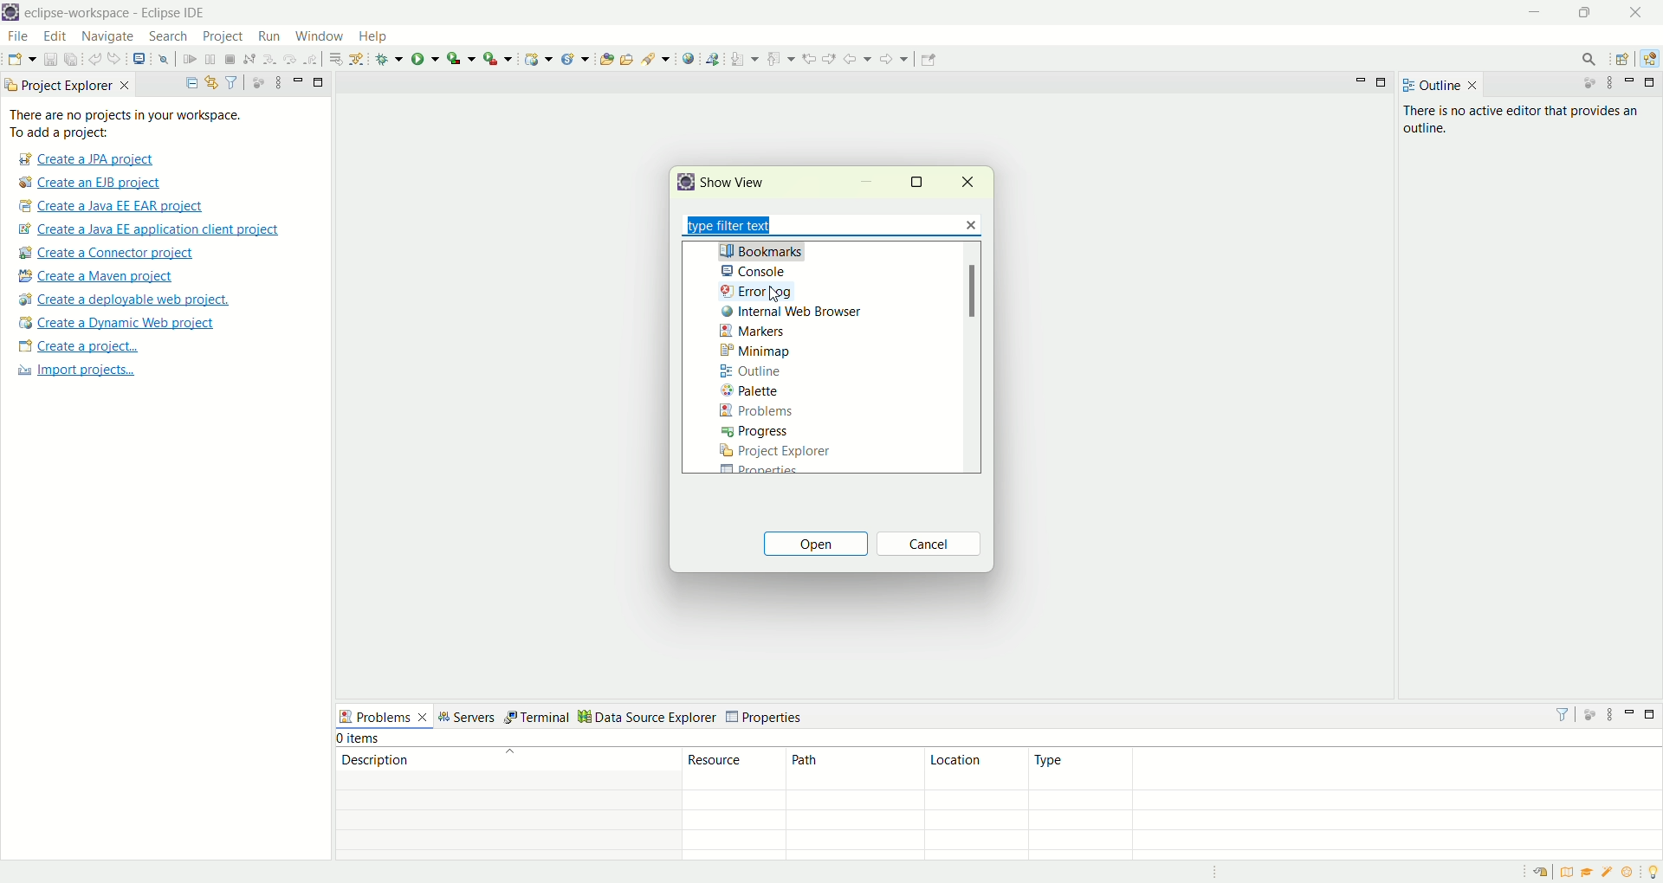 The width and height of the screenshot is (1663, 883). I want to click on items, so click(361, 739).